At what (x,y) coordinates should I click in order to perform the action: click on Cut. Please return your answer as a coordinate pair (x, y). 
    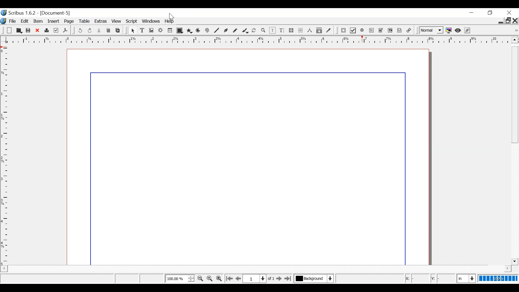
    Looking at the image, I should click on (99, 31).